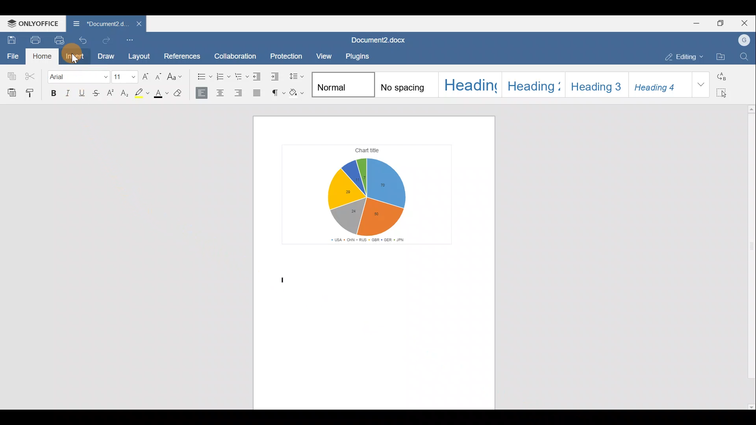  I want to click on Increase indent, so click(277, 76).